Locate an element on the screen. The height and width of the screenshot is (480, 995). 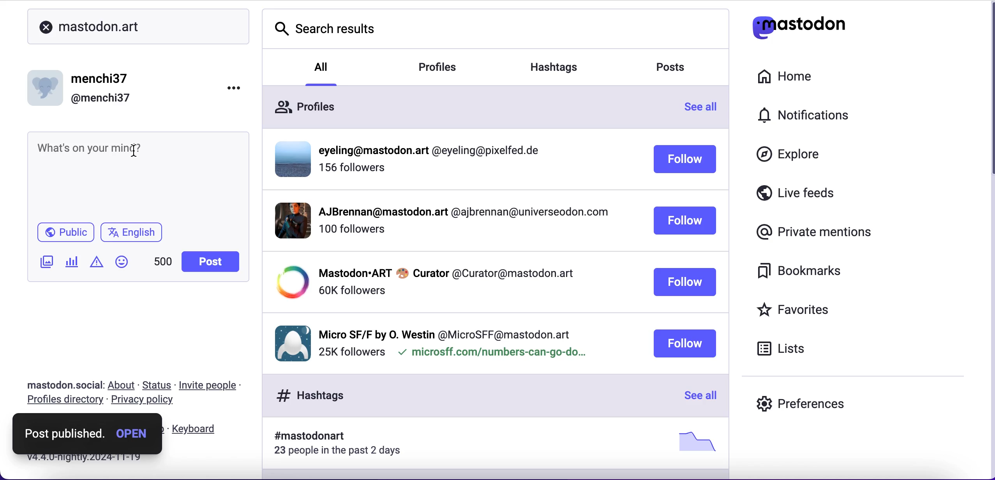
see all is located at coordinates (705, 109).